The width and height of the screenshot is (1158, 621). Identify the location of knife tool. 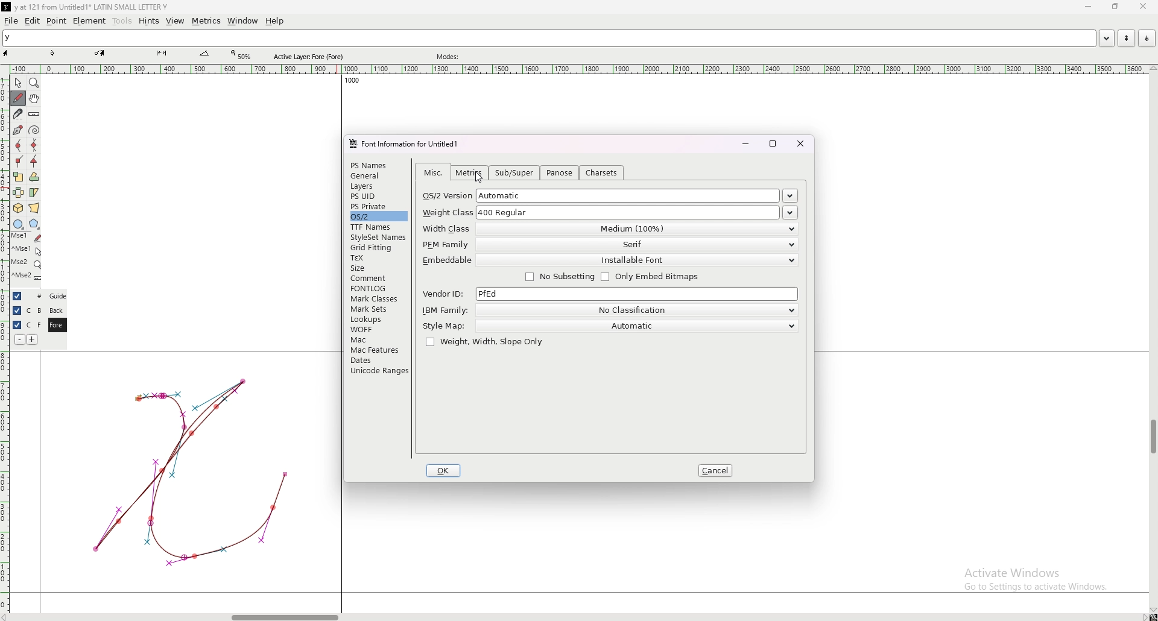
(160, 54).